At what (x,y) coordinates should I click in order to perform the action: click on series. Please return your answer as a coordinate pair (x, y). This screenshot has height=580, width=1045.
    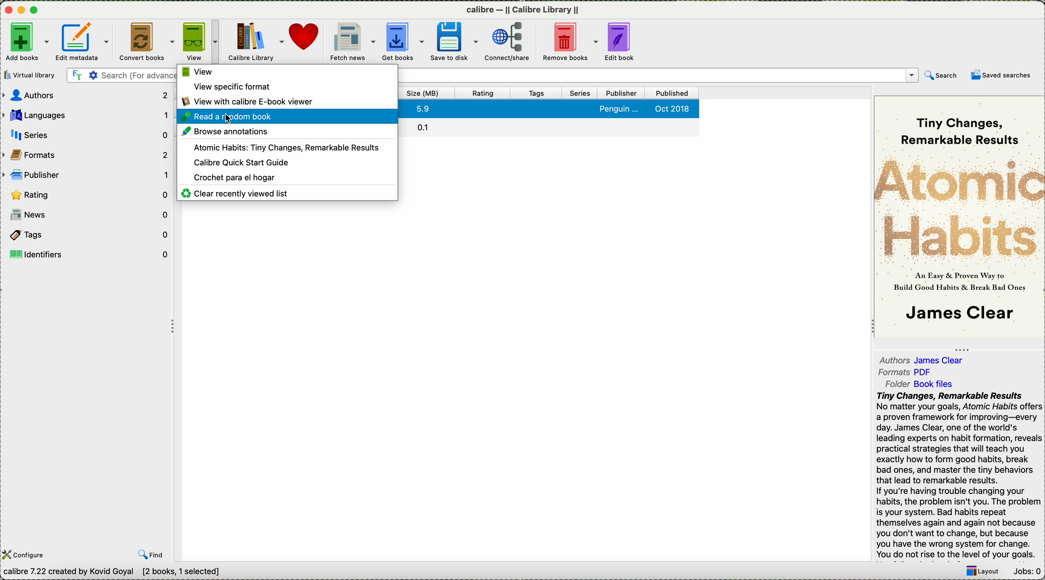
    Looking at the image, I should click on (580, 94).